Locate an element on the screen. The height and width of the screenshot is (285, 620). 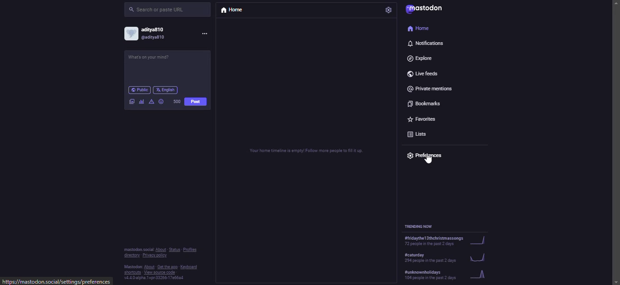
advanced is located at coordinates (151, 101).